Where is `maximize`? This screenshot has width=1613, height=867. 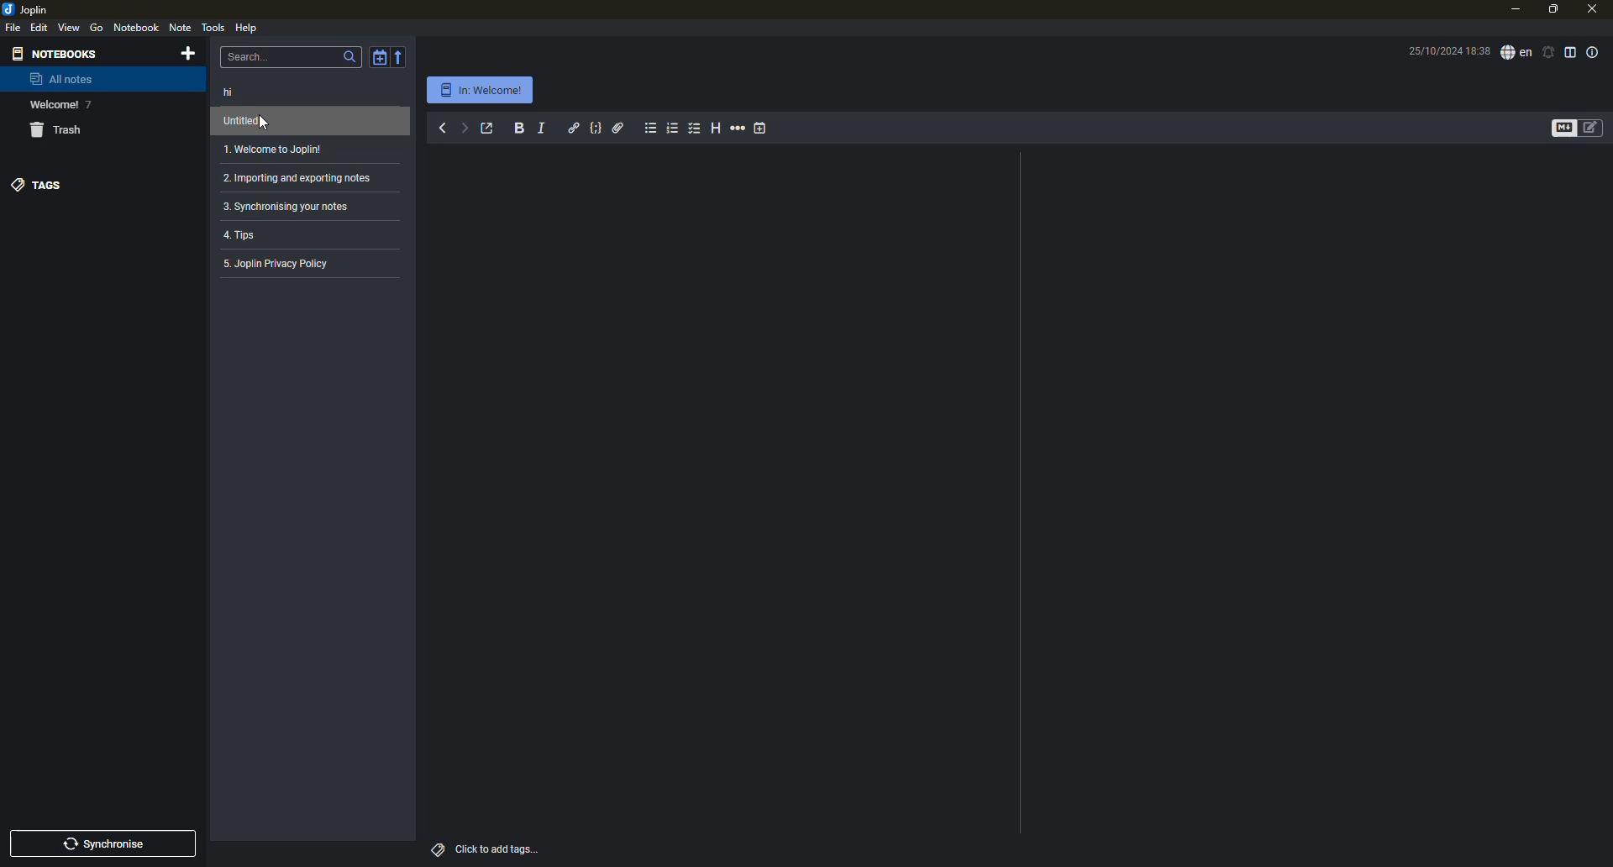
maximize is located at coordinates (1553, 10).